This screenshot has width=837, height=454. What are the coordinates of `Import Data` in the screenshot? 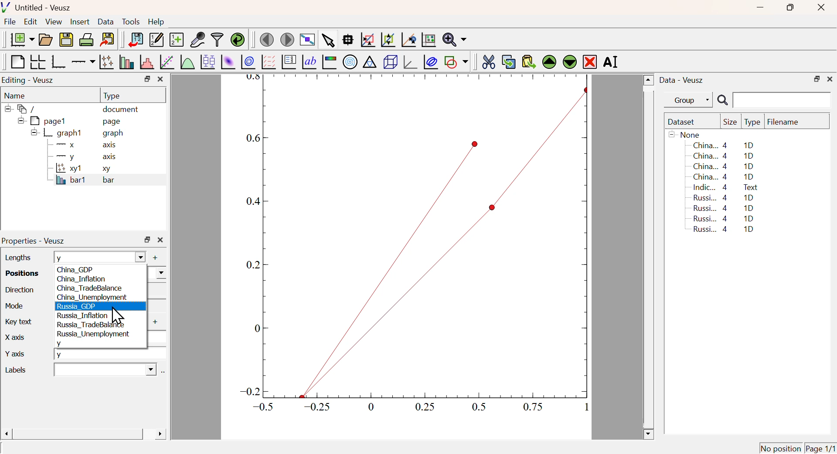 It's located at (135, 40).